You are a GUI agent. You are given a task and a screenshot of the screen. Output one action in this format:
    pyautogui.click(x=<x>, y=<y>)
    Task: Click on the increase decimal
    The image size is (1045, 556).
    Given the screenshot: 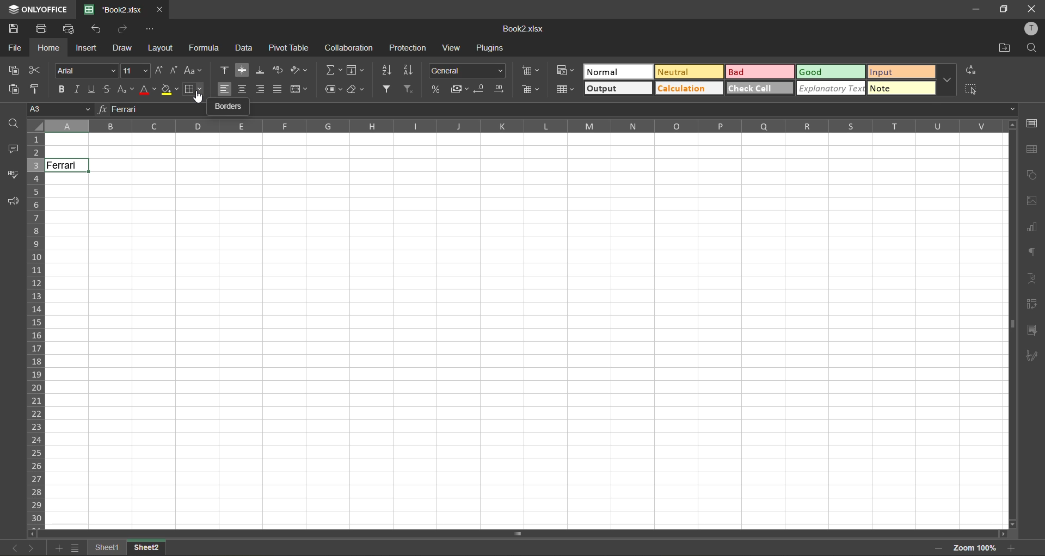 What is the action you would take?
    pyautogui.click(x=500, y=89)
    